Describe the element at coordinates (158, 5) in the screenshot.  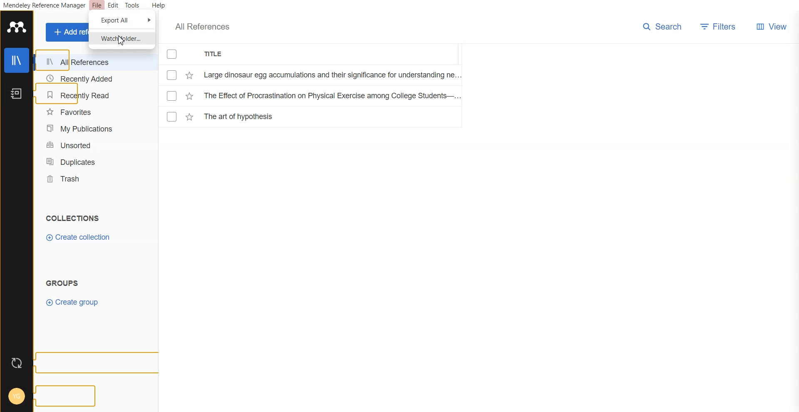
I see `Help` at that location.